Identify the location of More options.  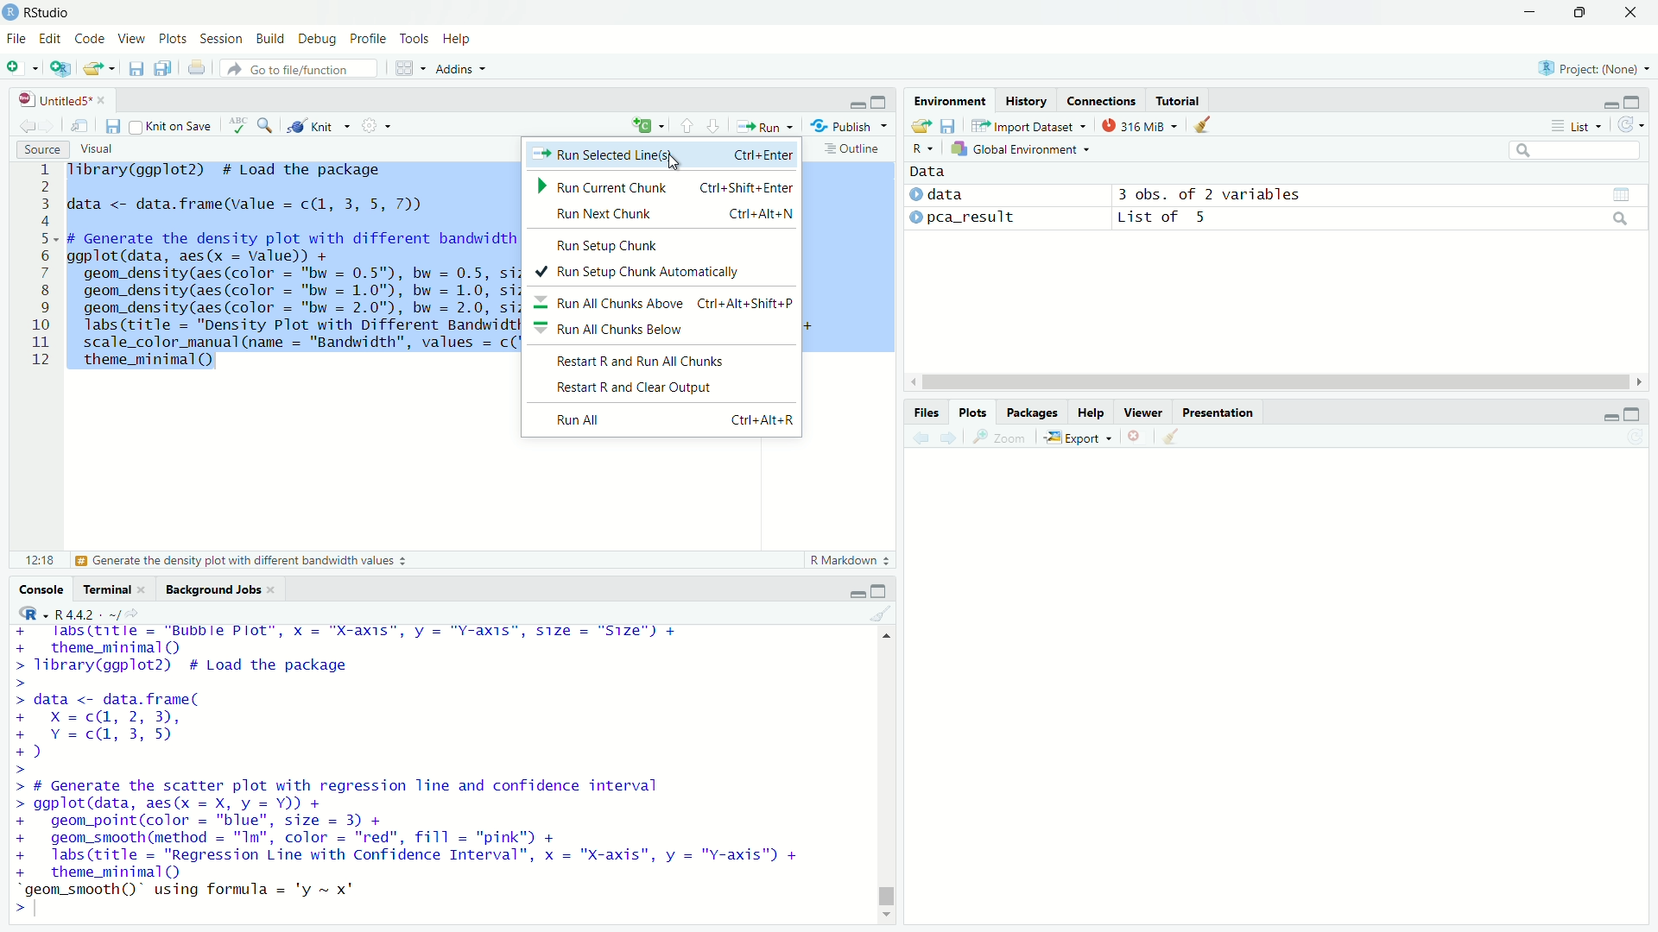
(376, 125).